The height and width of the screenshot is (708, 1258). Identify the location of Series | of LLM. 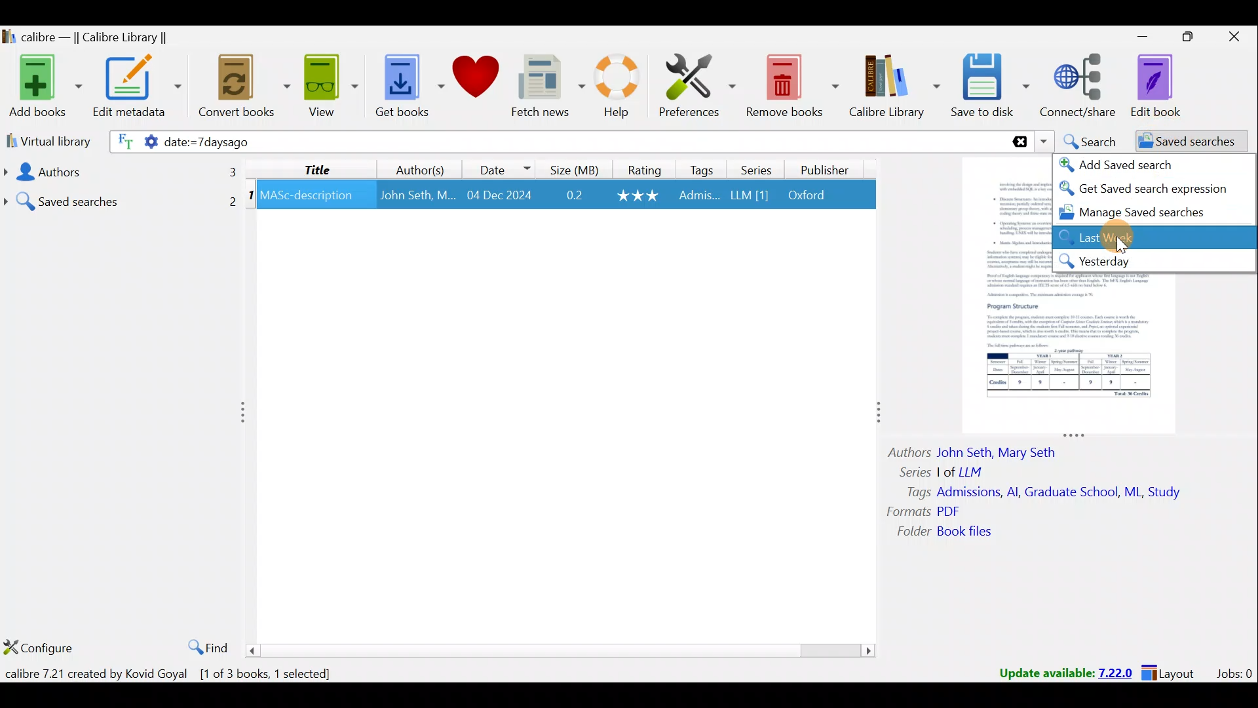
(947, 471).